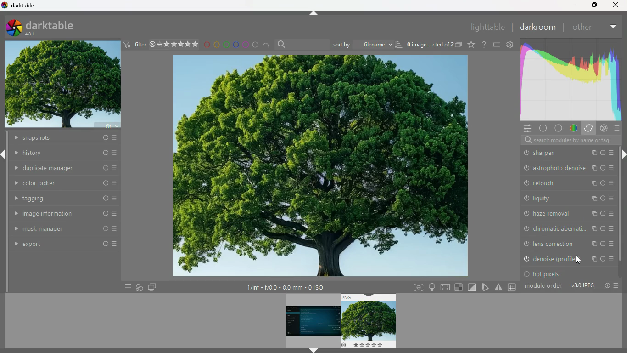 The width and height of the screenshot is (627, 353). I want to click on power, so click(593, 243).